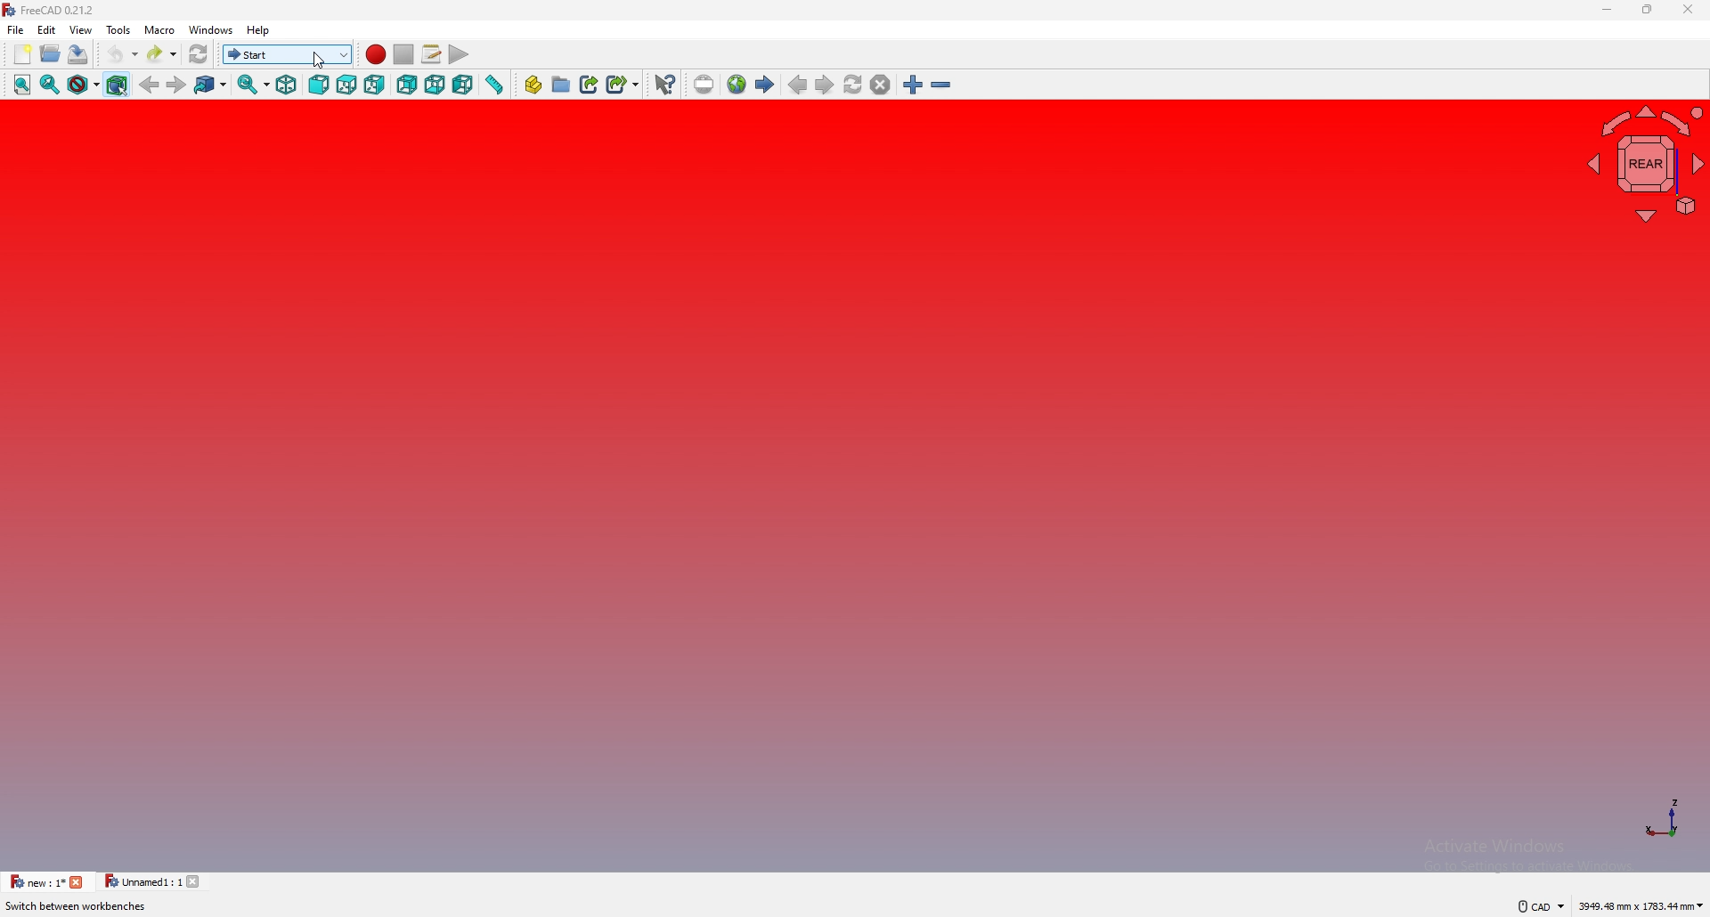  I want to click on previous page, so click(797, 84).